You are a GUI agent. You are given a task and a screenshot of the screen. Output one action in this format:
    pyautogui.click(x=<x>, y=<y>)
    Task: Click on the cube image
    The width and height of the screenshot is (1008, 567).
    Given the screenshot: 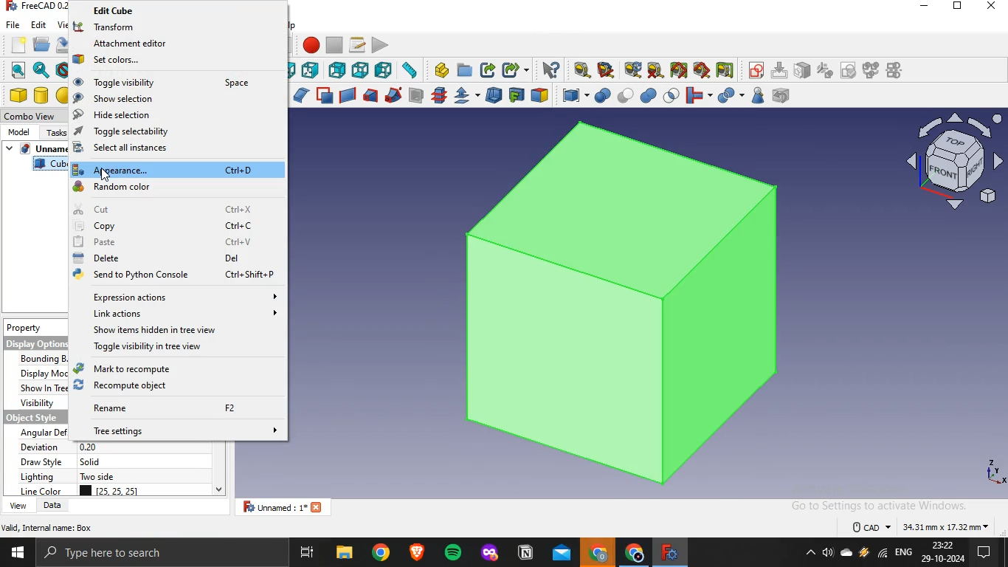 What is the action you would take?
    pyautogui.click(x=626, y=303)
    